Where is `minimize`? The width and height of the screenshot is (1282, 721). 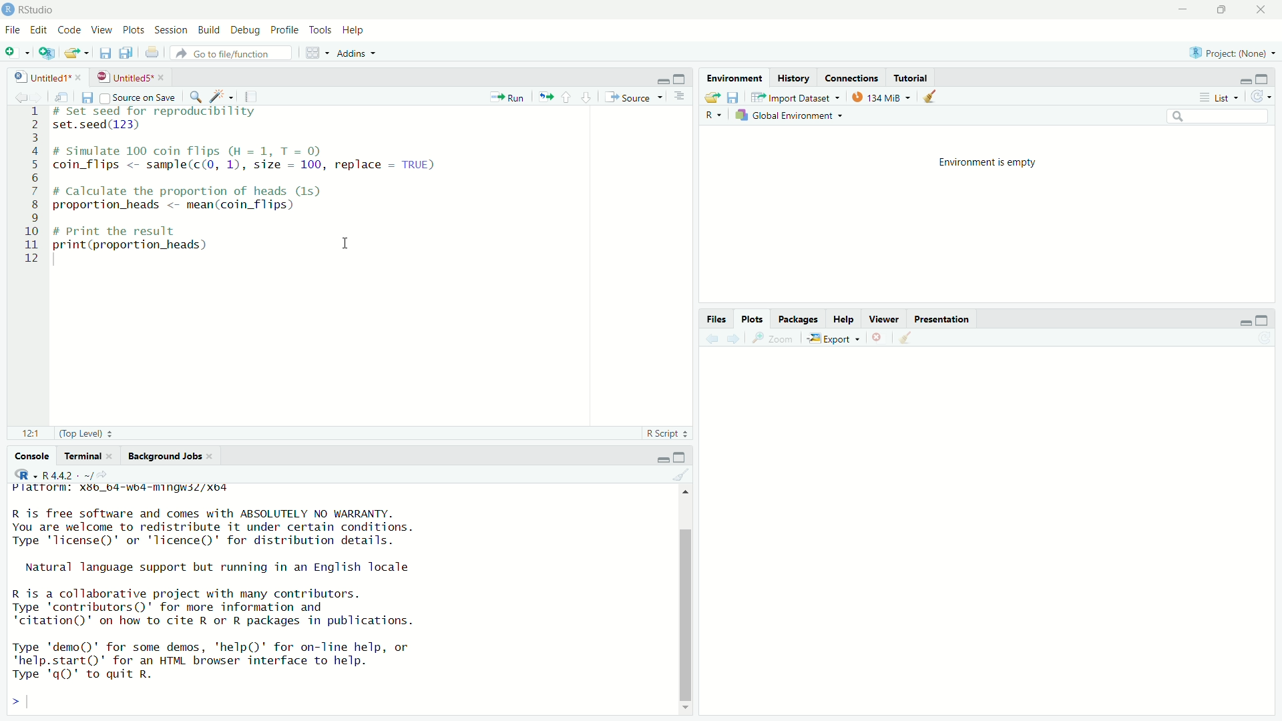 minimize is located at coordinates (1241, 77).